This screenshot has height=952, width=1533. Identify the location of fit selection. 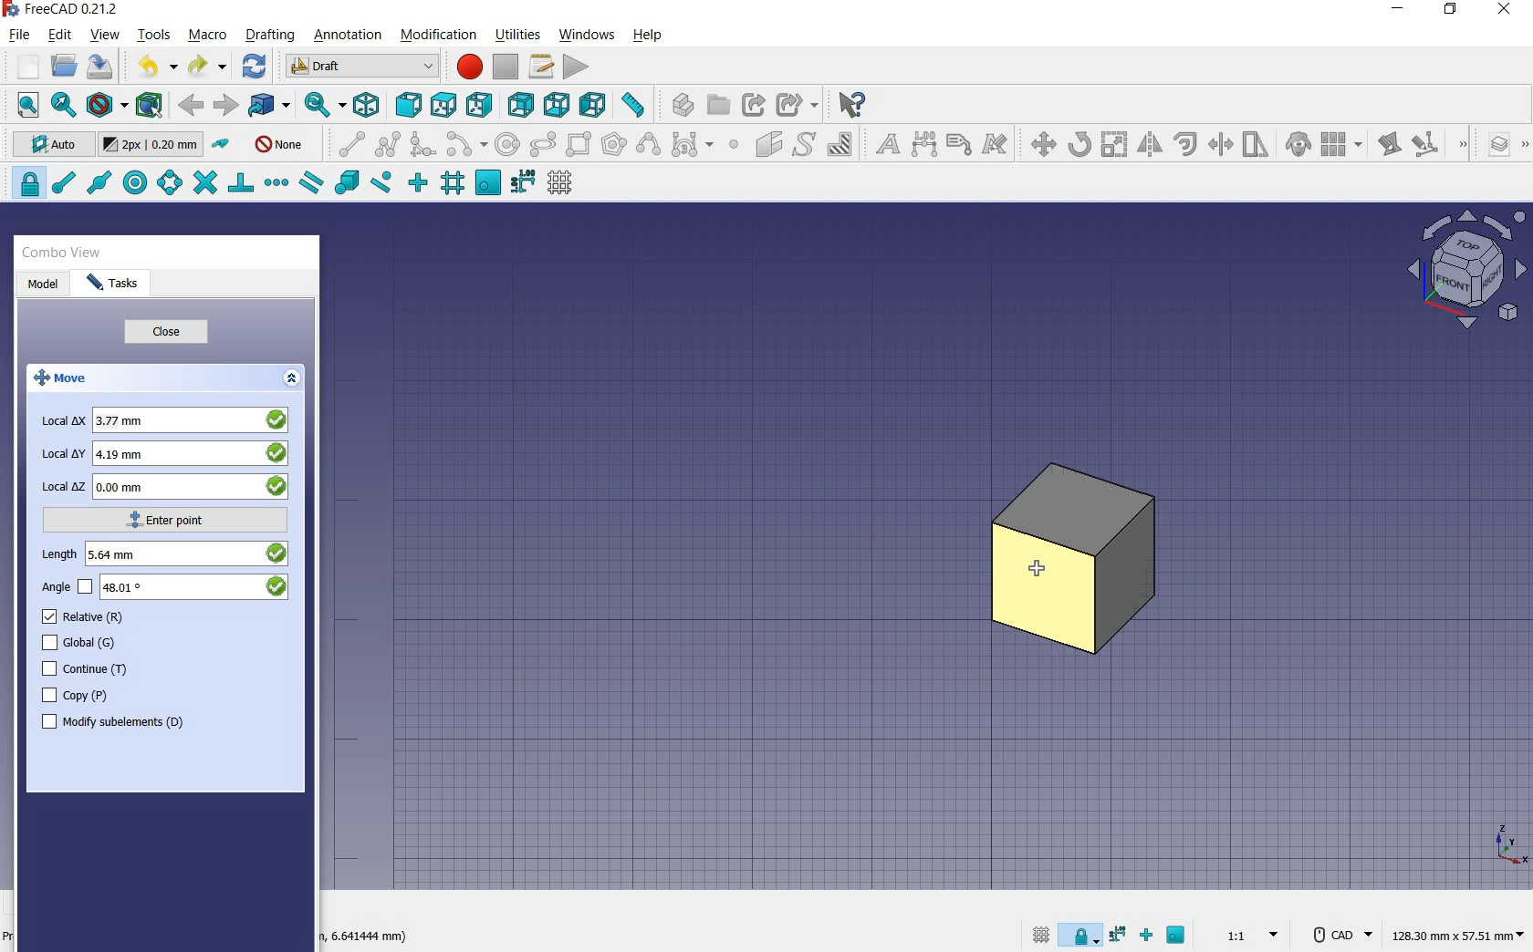
(62, 104).